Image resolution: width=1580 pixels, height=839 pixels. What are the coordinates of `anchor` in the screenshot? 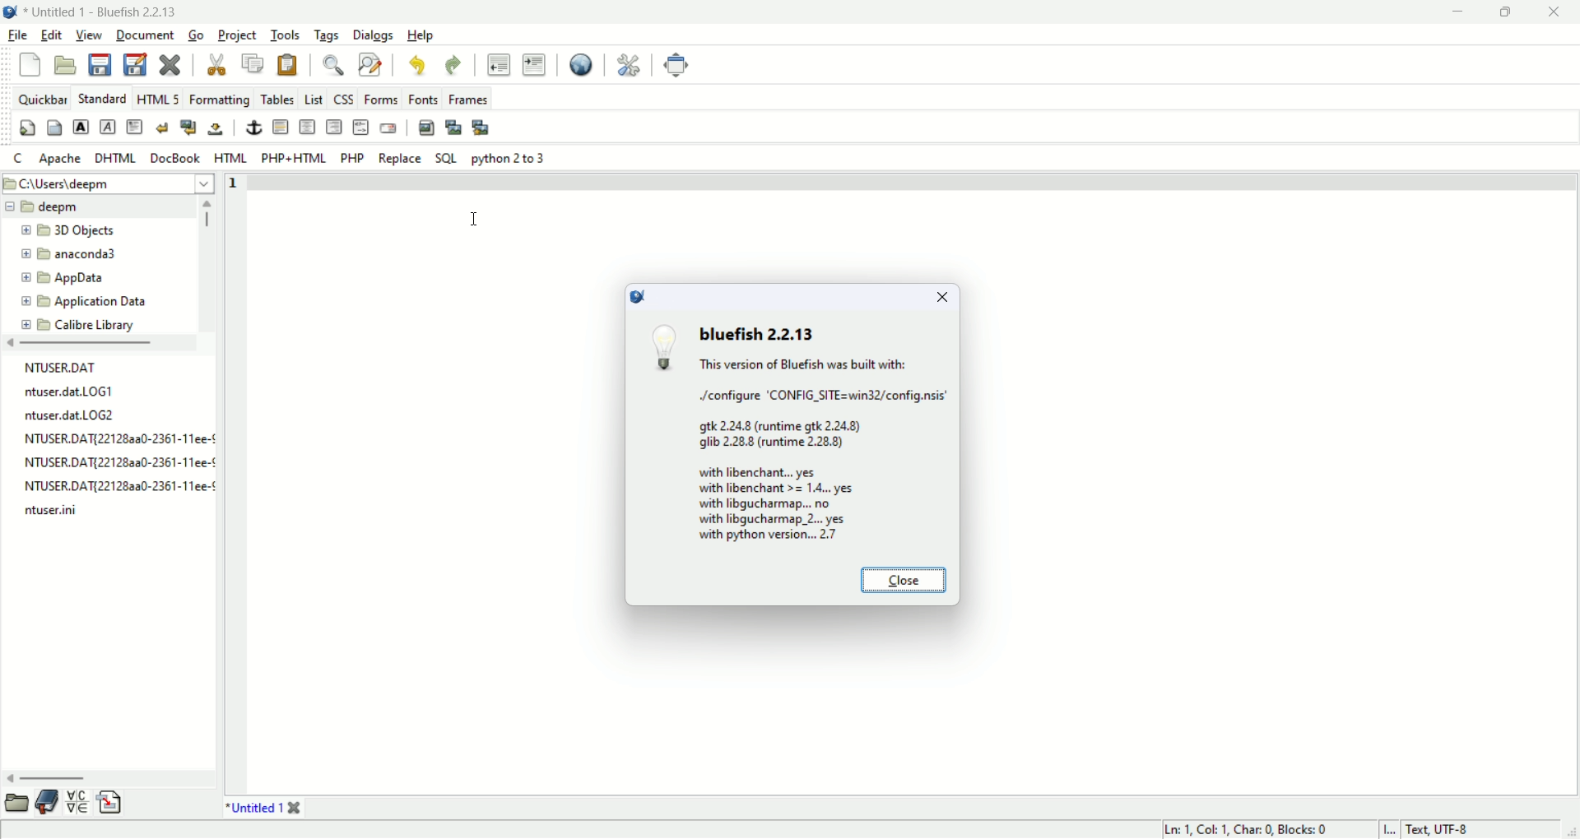 It's located at (254, 128).